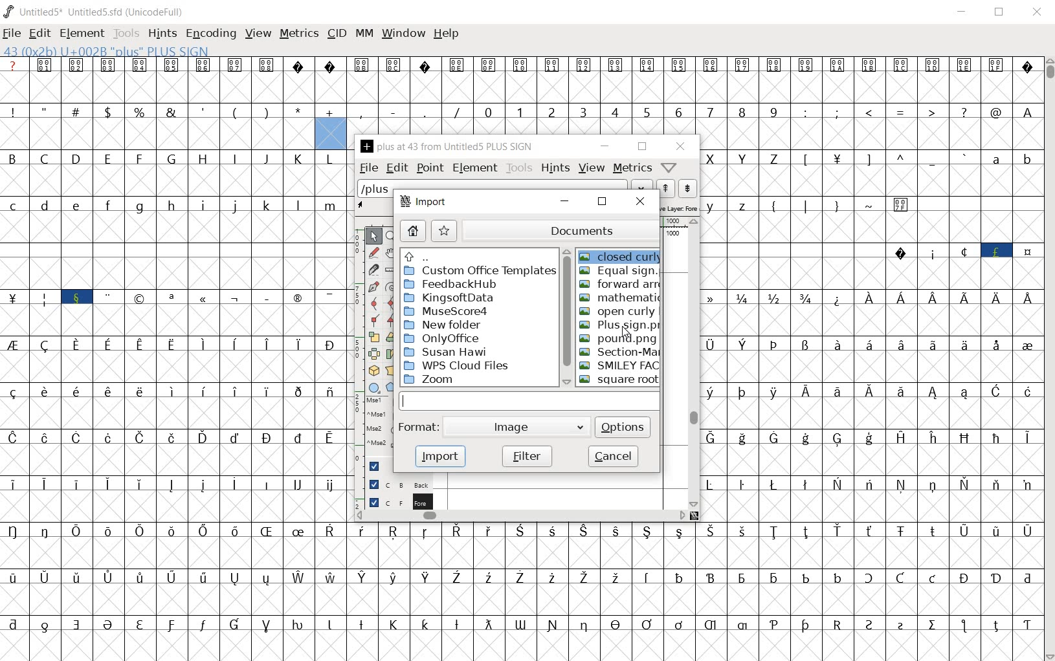 The image size is (1055, 661). What do you see at coordinates (619, 255) in the screenshot?
I see `CLOSED CURLY` at bounding box center [619, 255].